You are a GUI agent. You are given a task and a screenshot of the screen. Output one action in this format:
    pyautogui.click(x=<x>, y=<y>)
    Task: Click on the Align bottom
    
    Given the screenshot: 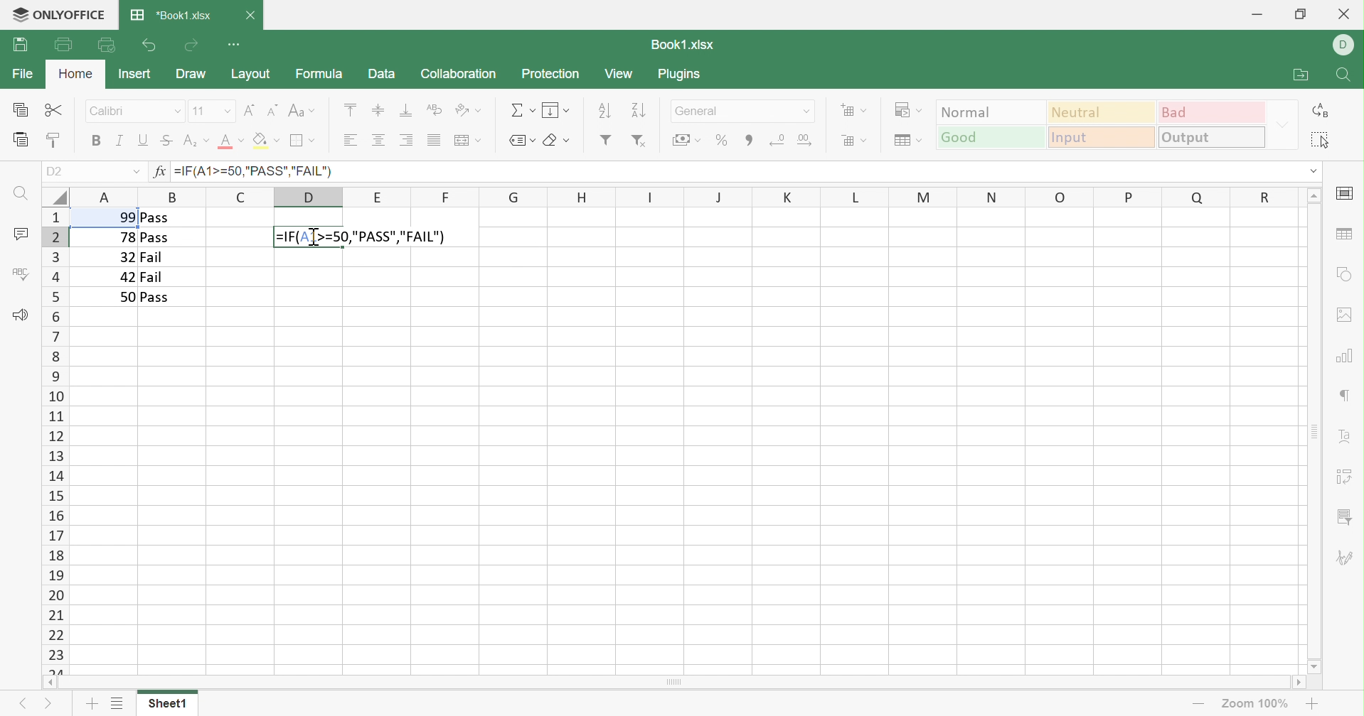 What is the action you would take?
    pyautogui.click(x=406, y=111)
    